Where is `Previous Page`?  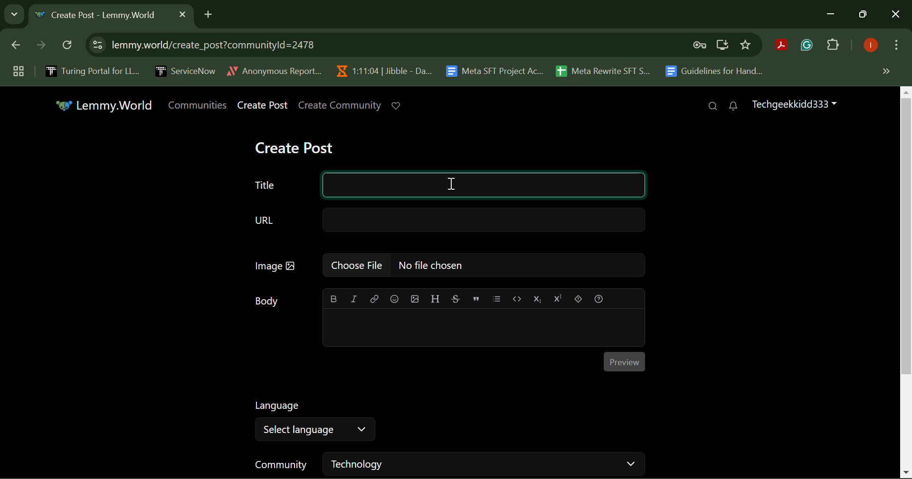 Previous Page is located at coordinates (18, 47).